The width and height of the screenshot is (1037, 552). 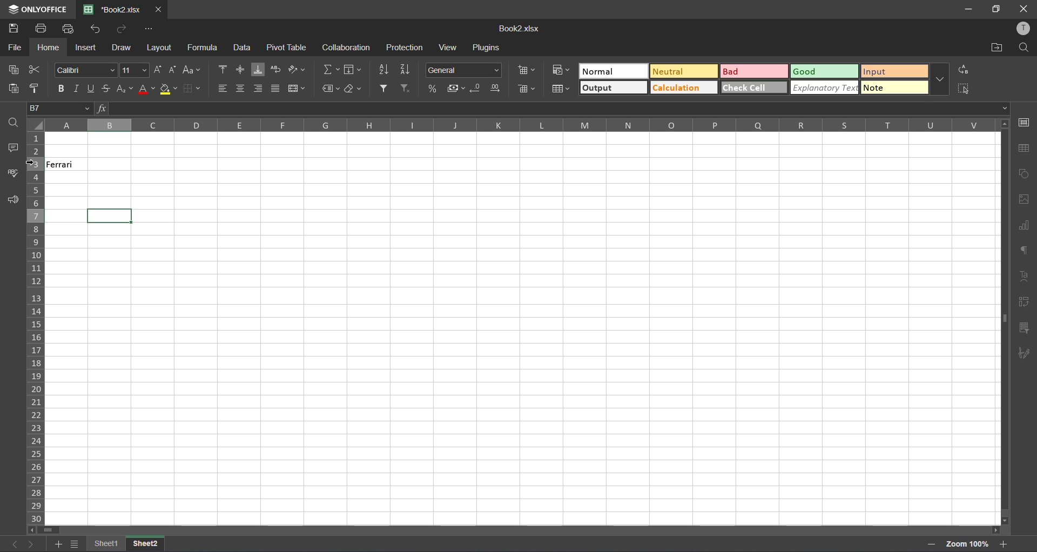 I want to click on customize quick access toolbar, so click(x=151, y=30).